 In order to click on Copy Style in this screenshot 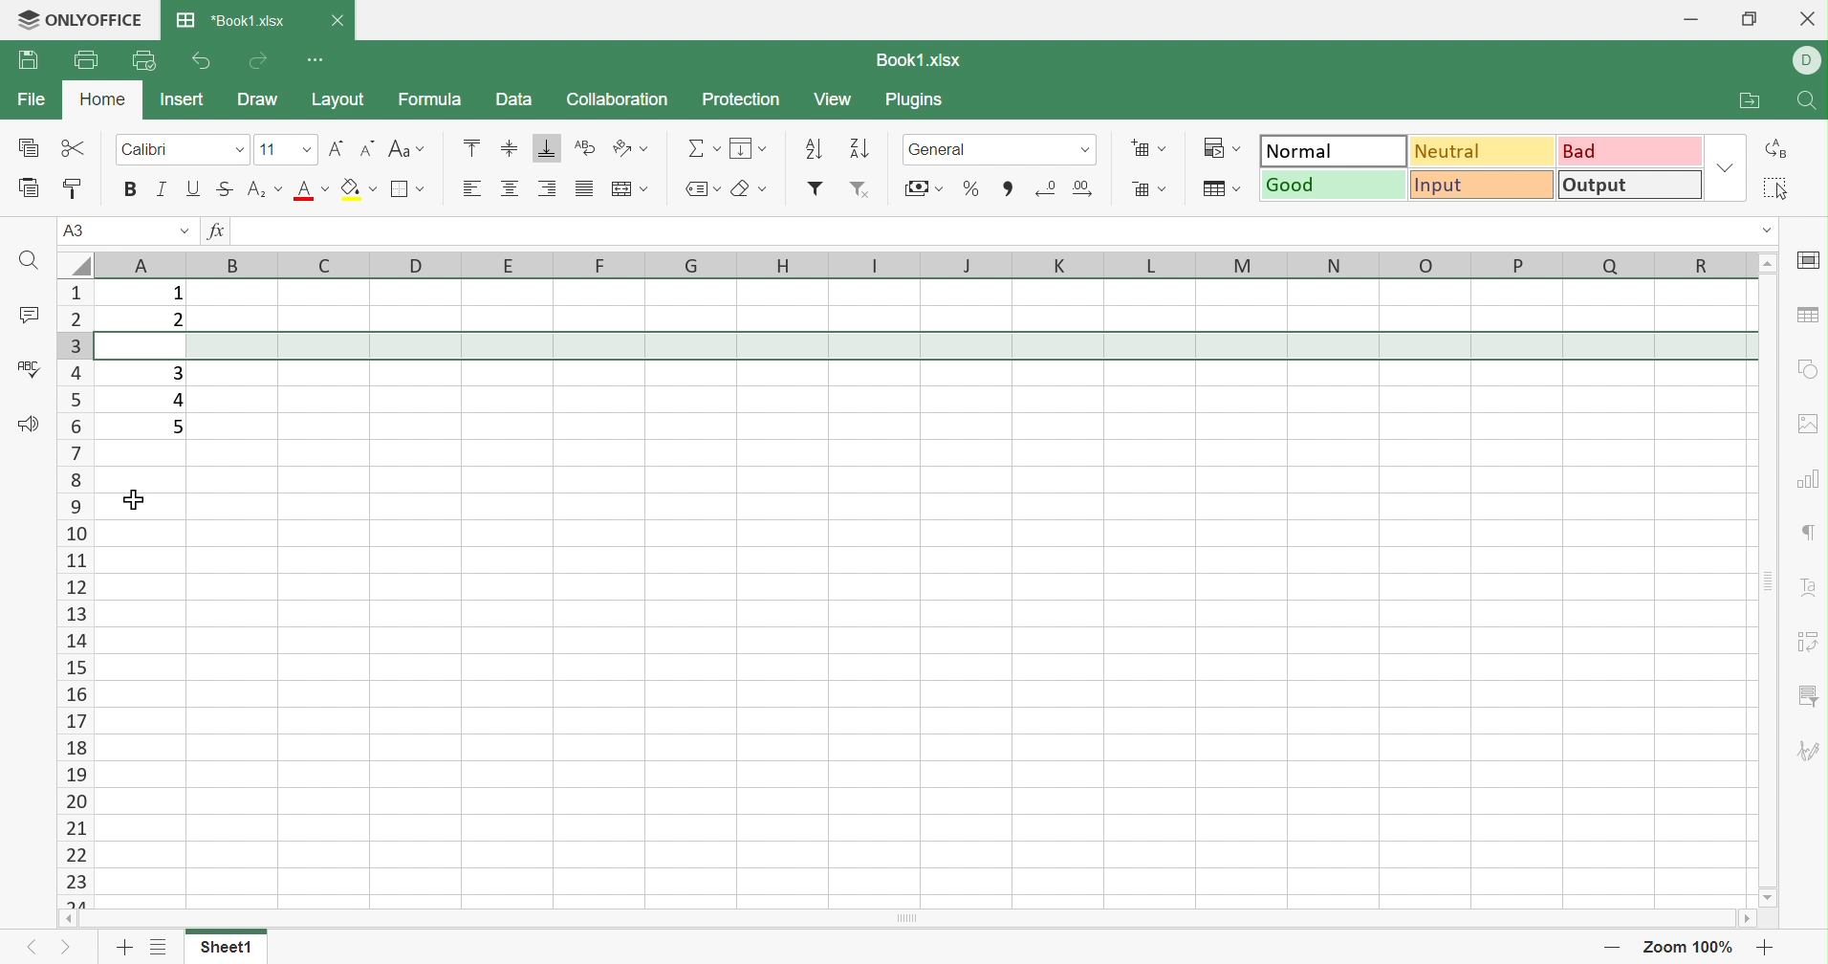, I will do `click(75, 188)`.